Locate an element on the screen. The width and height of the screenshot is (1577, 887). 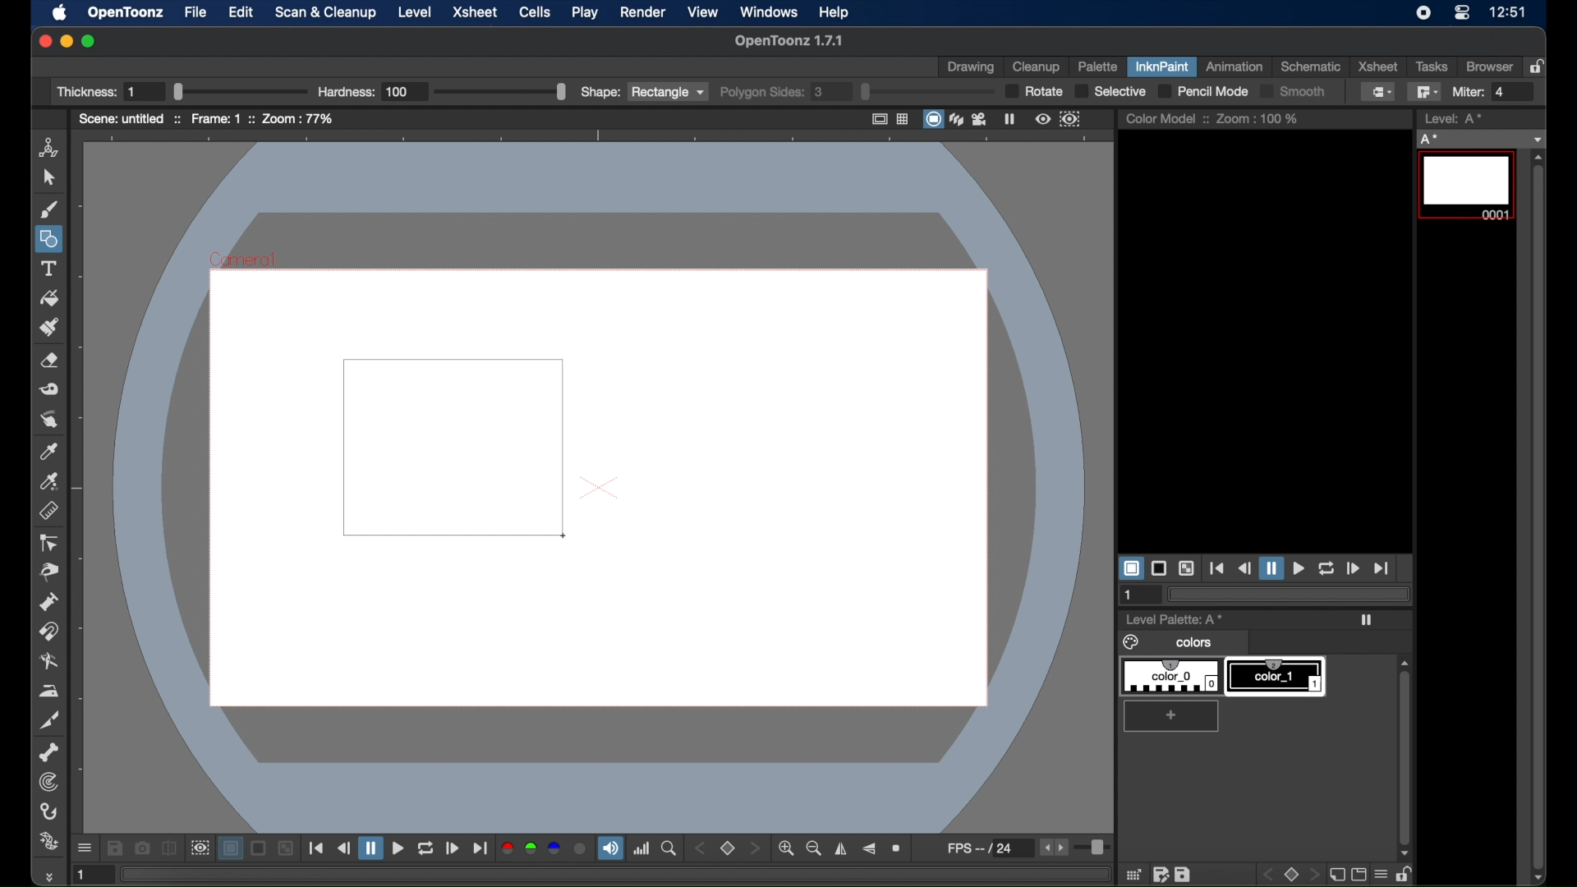
inknpaint is located at coordinates (1161, 66).